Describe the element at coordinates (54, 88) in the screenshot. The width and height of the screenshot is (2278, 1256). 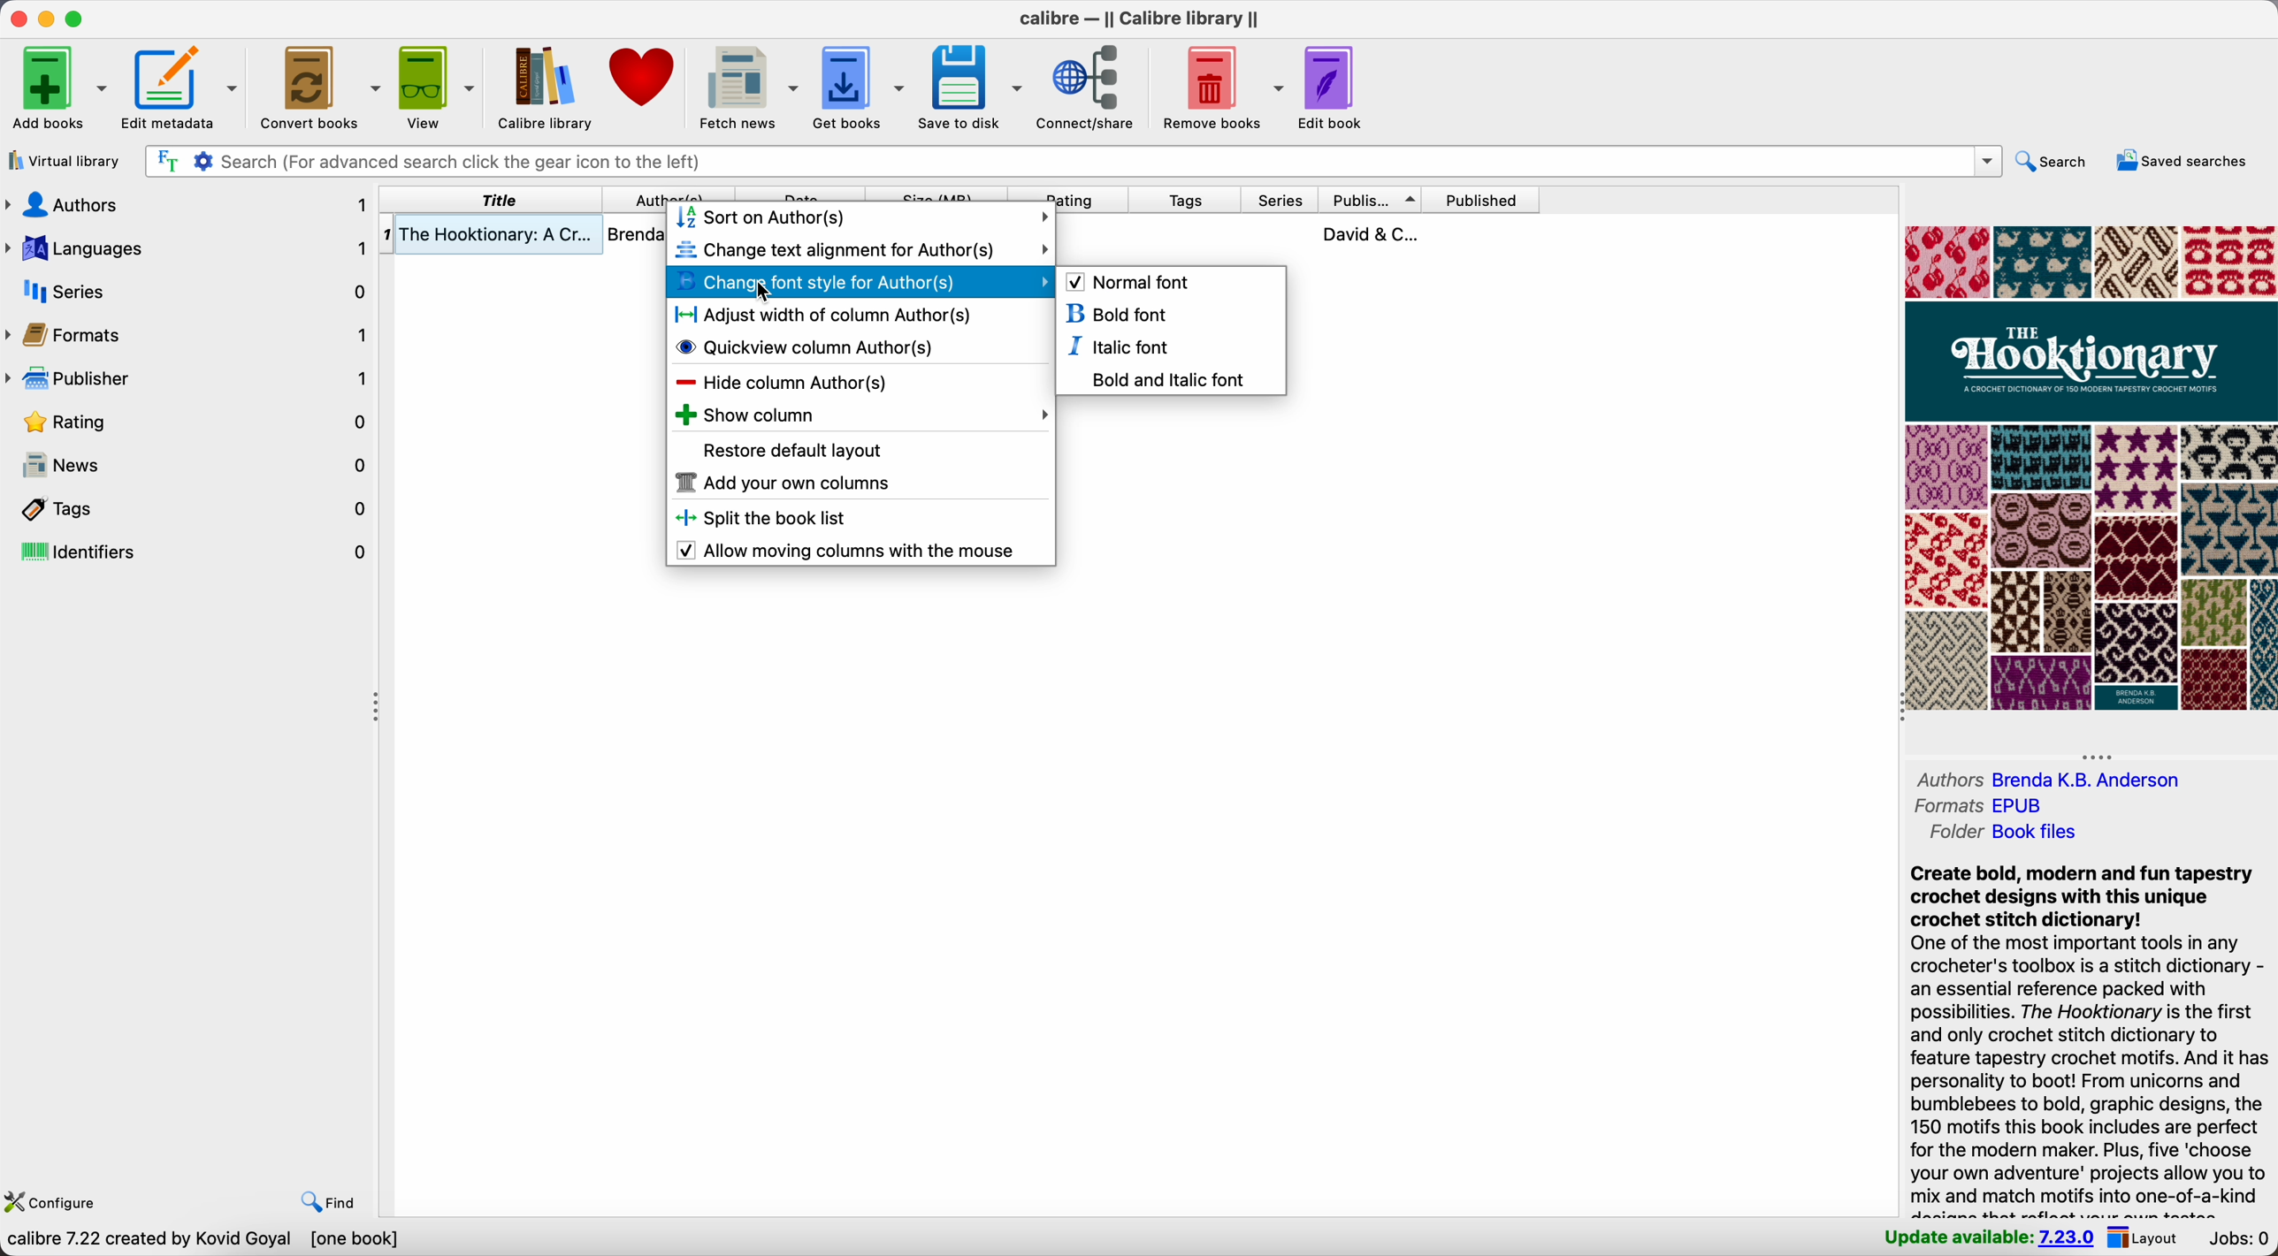
I see `add books` at that location.